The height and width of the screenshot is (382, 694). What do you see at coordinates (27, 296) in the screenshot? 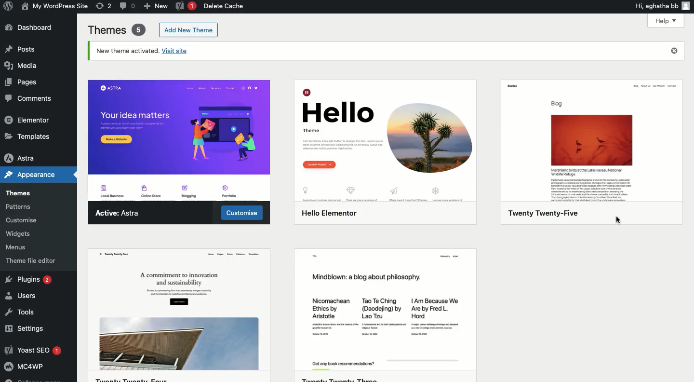
I see `Users` at bounding box center [27, 296].